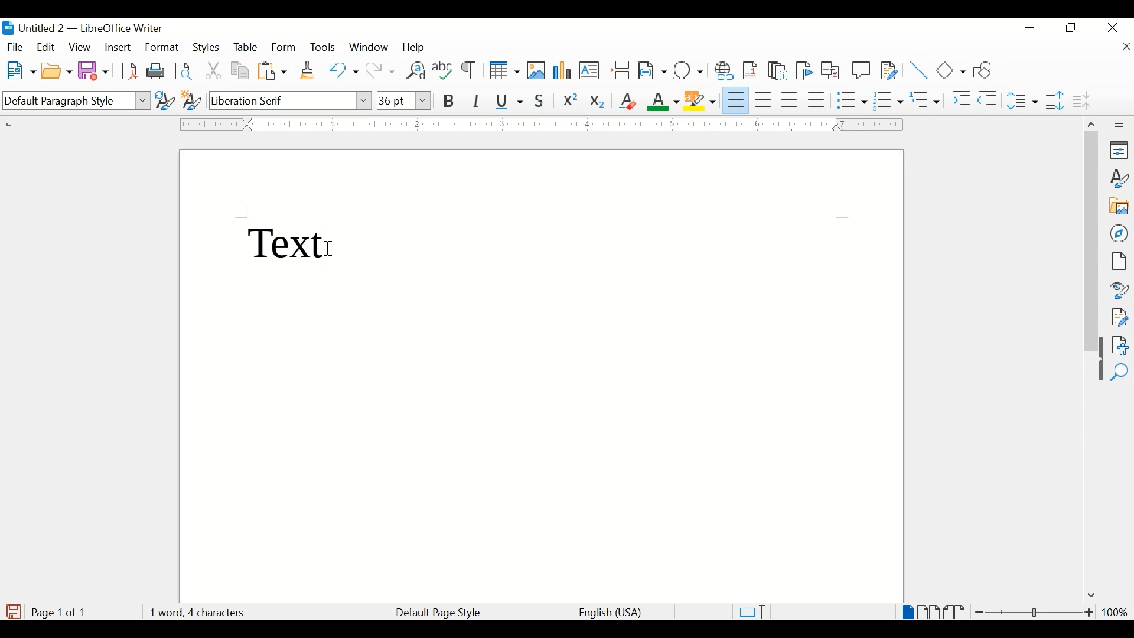 The height and width of the screenshot is (638, 1134). Describe the element at coordinates (778, 71) in the screenshot. I see `insert endnote` at that location.